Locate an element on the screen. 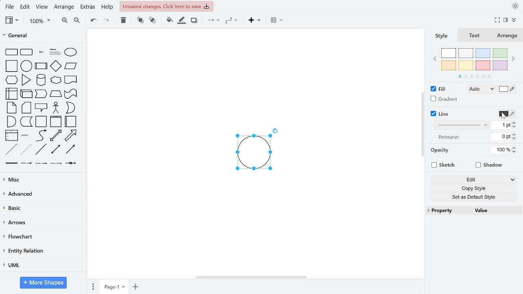 This screenshot has width=523, height=294. internal storage is located at coordinates (12, 94).